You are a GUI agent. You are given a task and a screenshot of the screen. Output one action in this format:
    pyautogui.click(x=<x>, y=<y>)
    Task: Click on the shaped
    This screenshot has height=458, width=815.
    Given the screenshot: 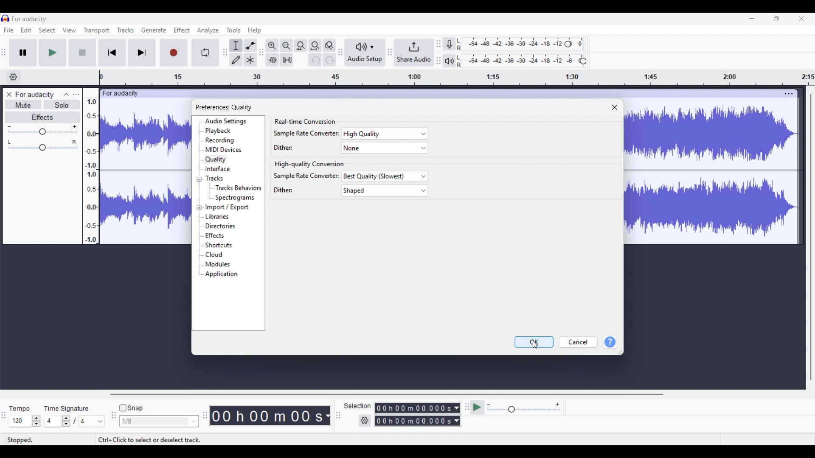 What is the action you would take?
    pyautogui.click(x=384, y=190)
    